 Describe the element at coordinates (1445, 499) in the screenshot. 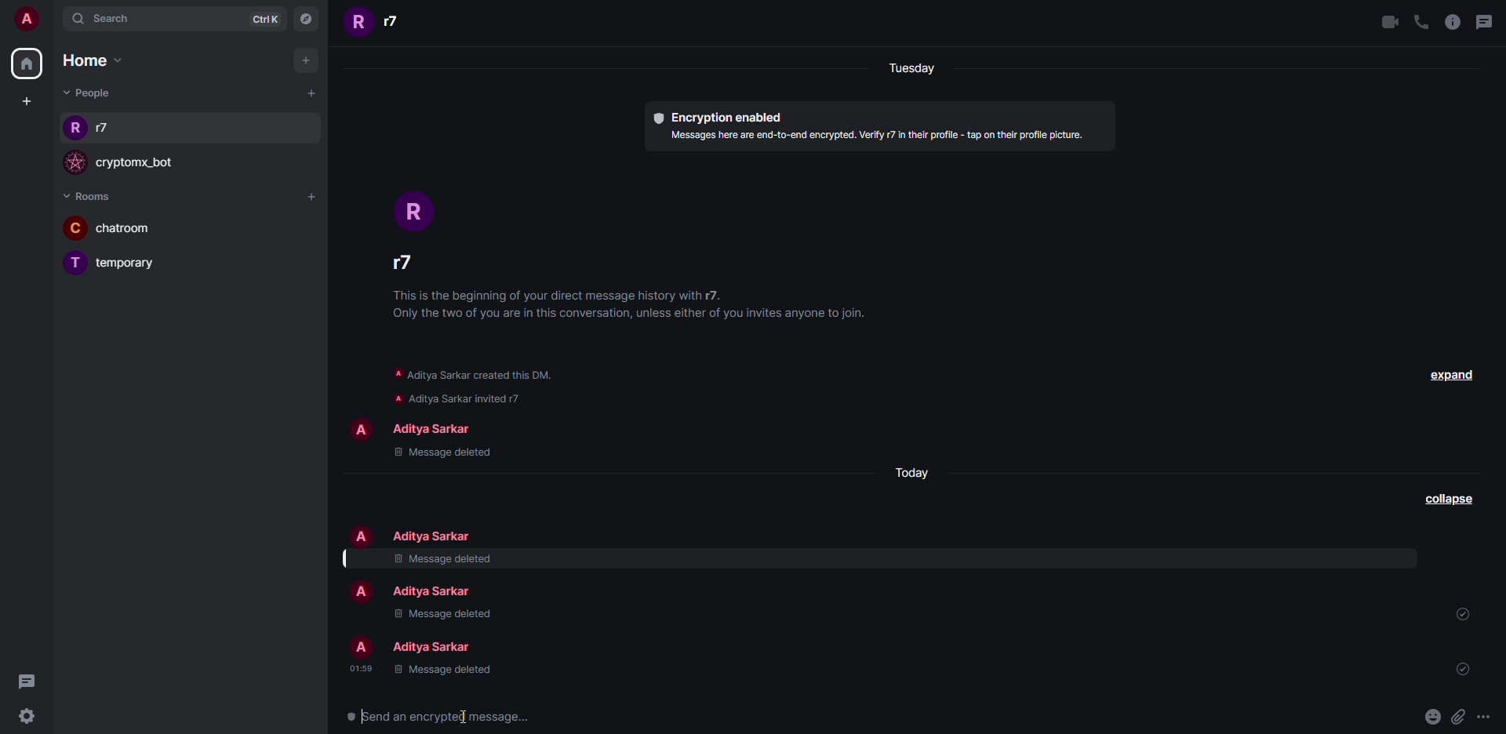

I see `collapse` at that location.